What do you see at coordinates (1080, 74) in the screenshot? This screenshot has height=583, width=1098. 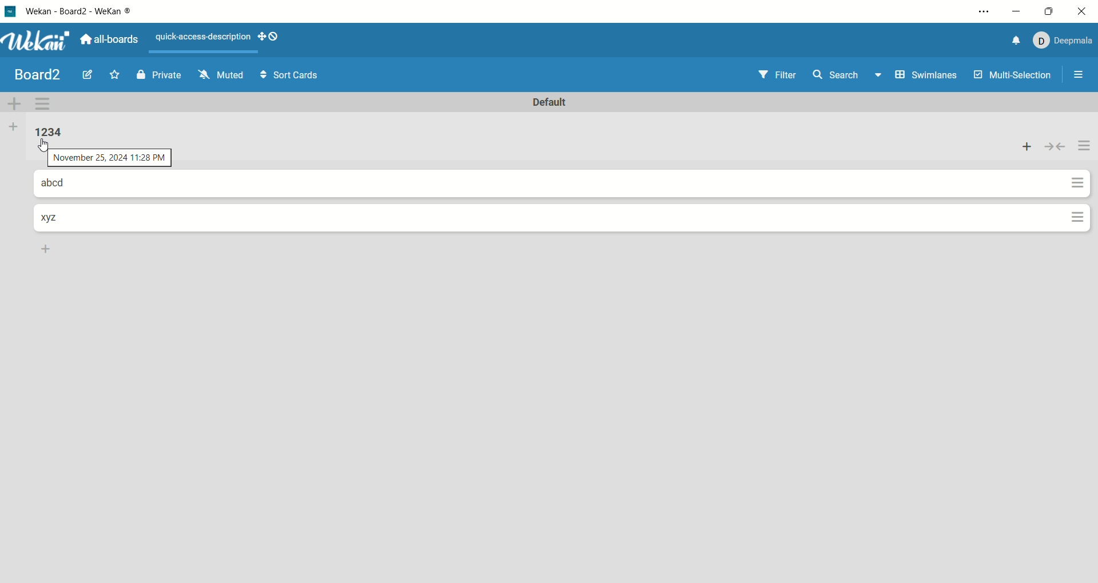 I see `option` at bounding box center [1080, 74].